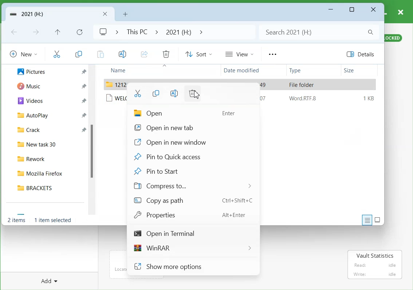 The image size is (413, 290). What do you see at coordinates (367, 220) in the screenshot?
I see `Display information about each item to the window` at bounding box center [367, 220].